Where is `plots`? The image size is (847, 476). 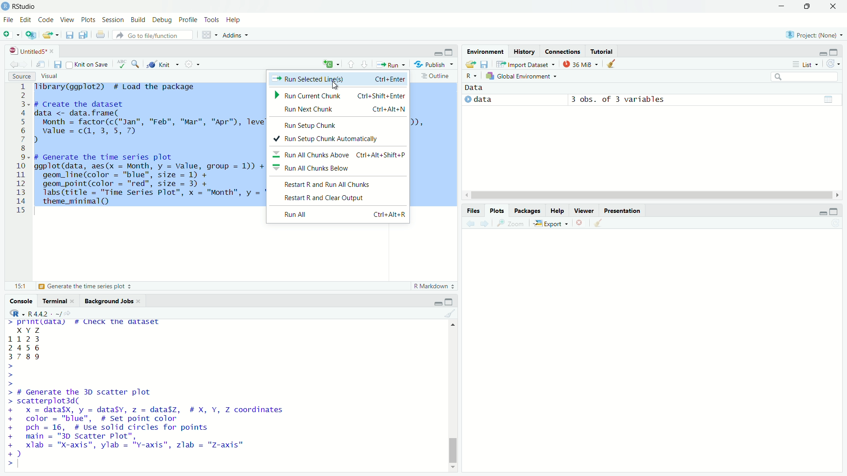 plots is located at coordinates (89, 20).